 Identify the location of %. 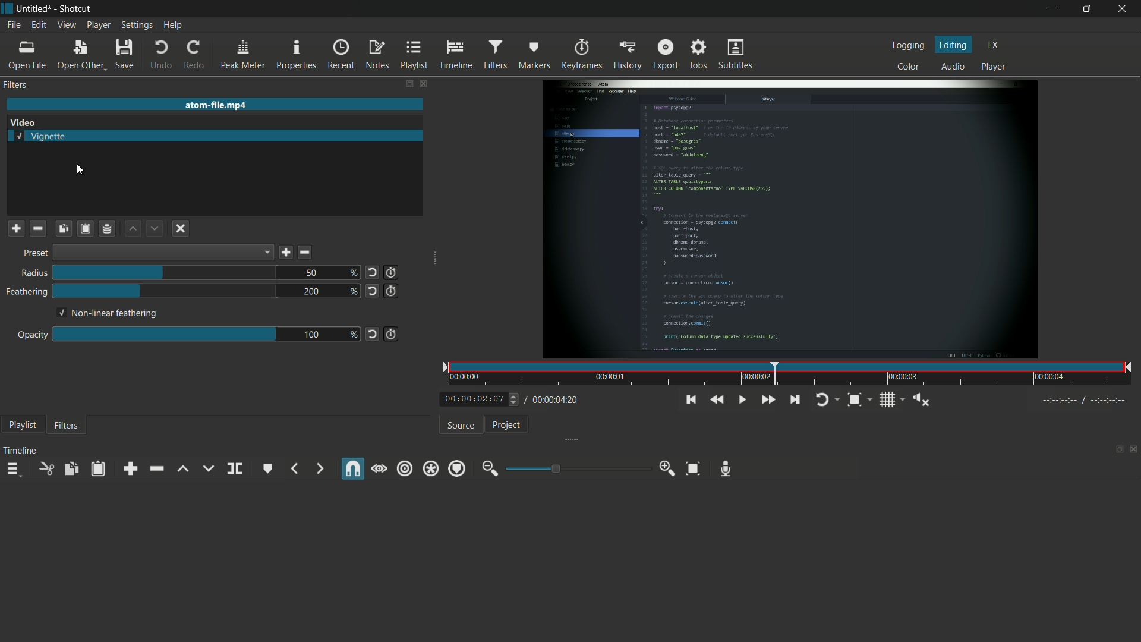
(352, 273).